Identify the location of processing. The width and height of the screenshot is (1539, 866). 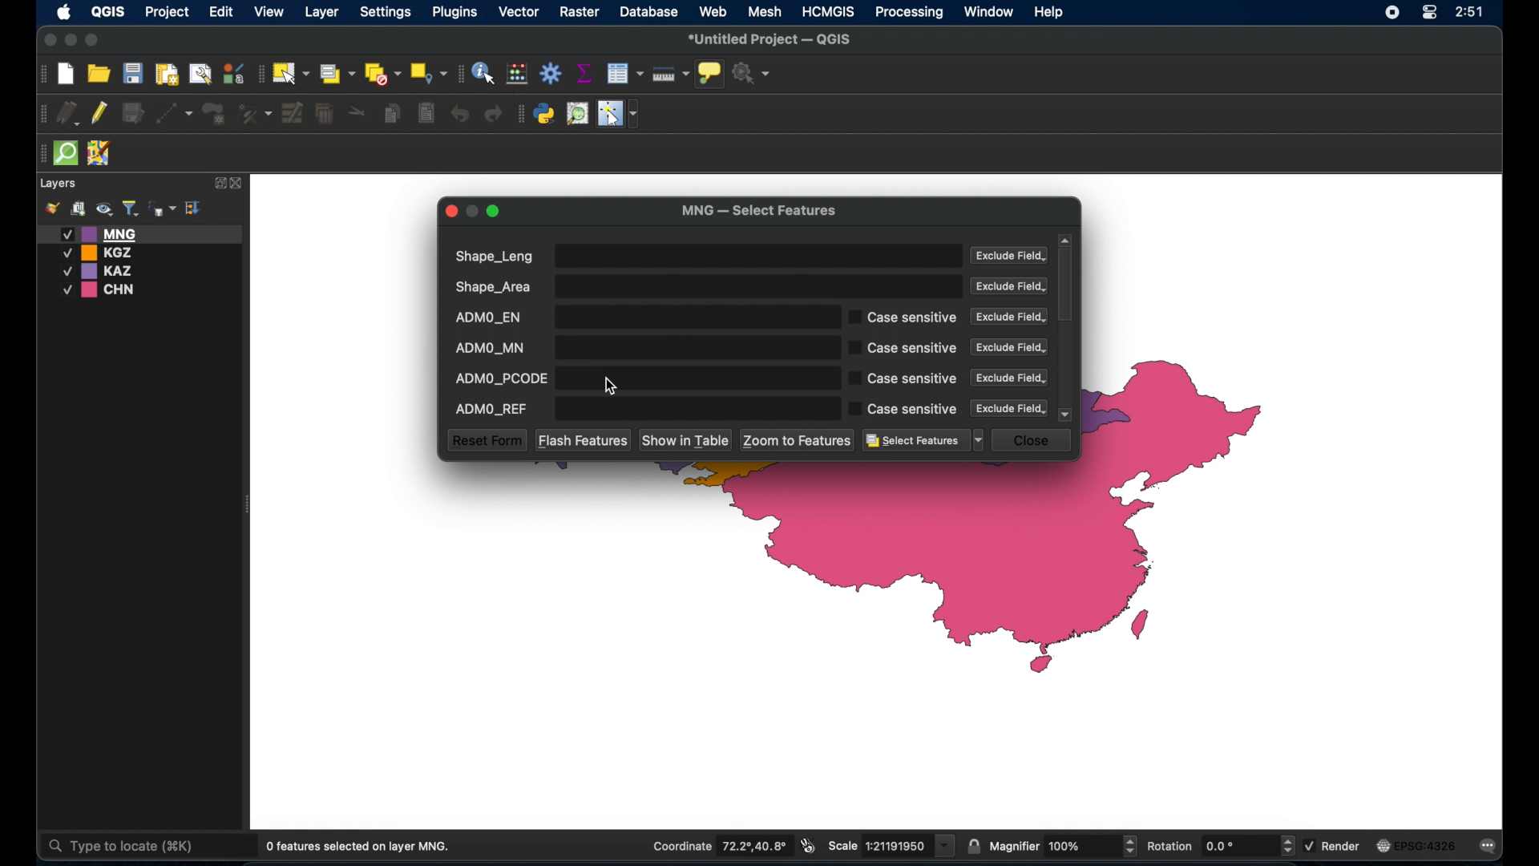
(910, 13).